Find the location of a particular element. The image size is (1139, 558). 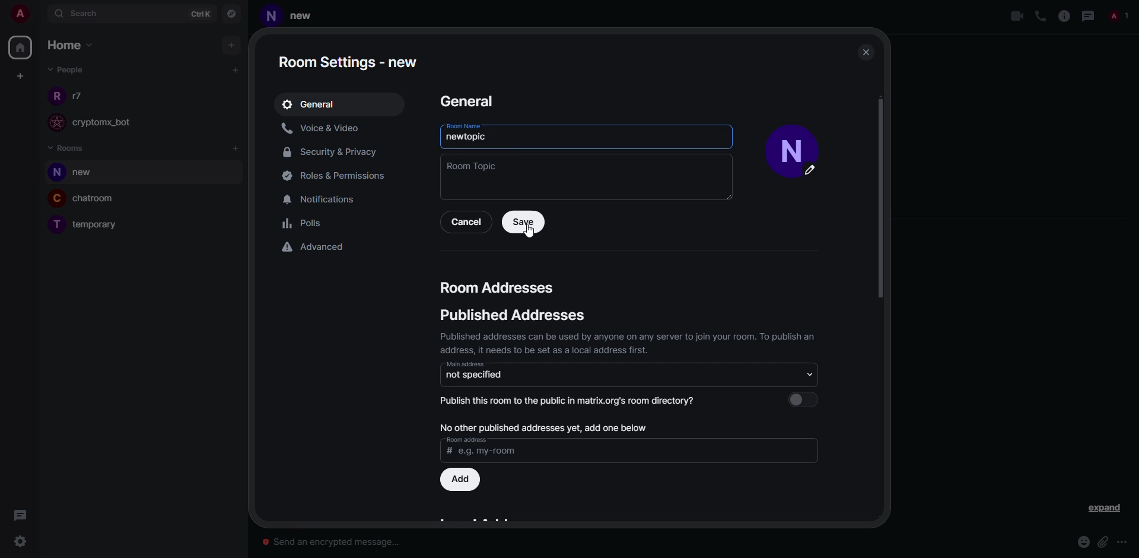

eg is located at coordinates (487, 452).